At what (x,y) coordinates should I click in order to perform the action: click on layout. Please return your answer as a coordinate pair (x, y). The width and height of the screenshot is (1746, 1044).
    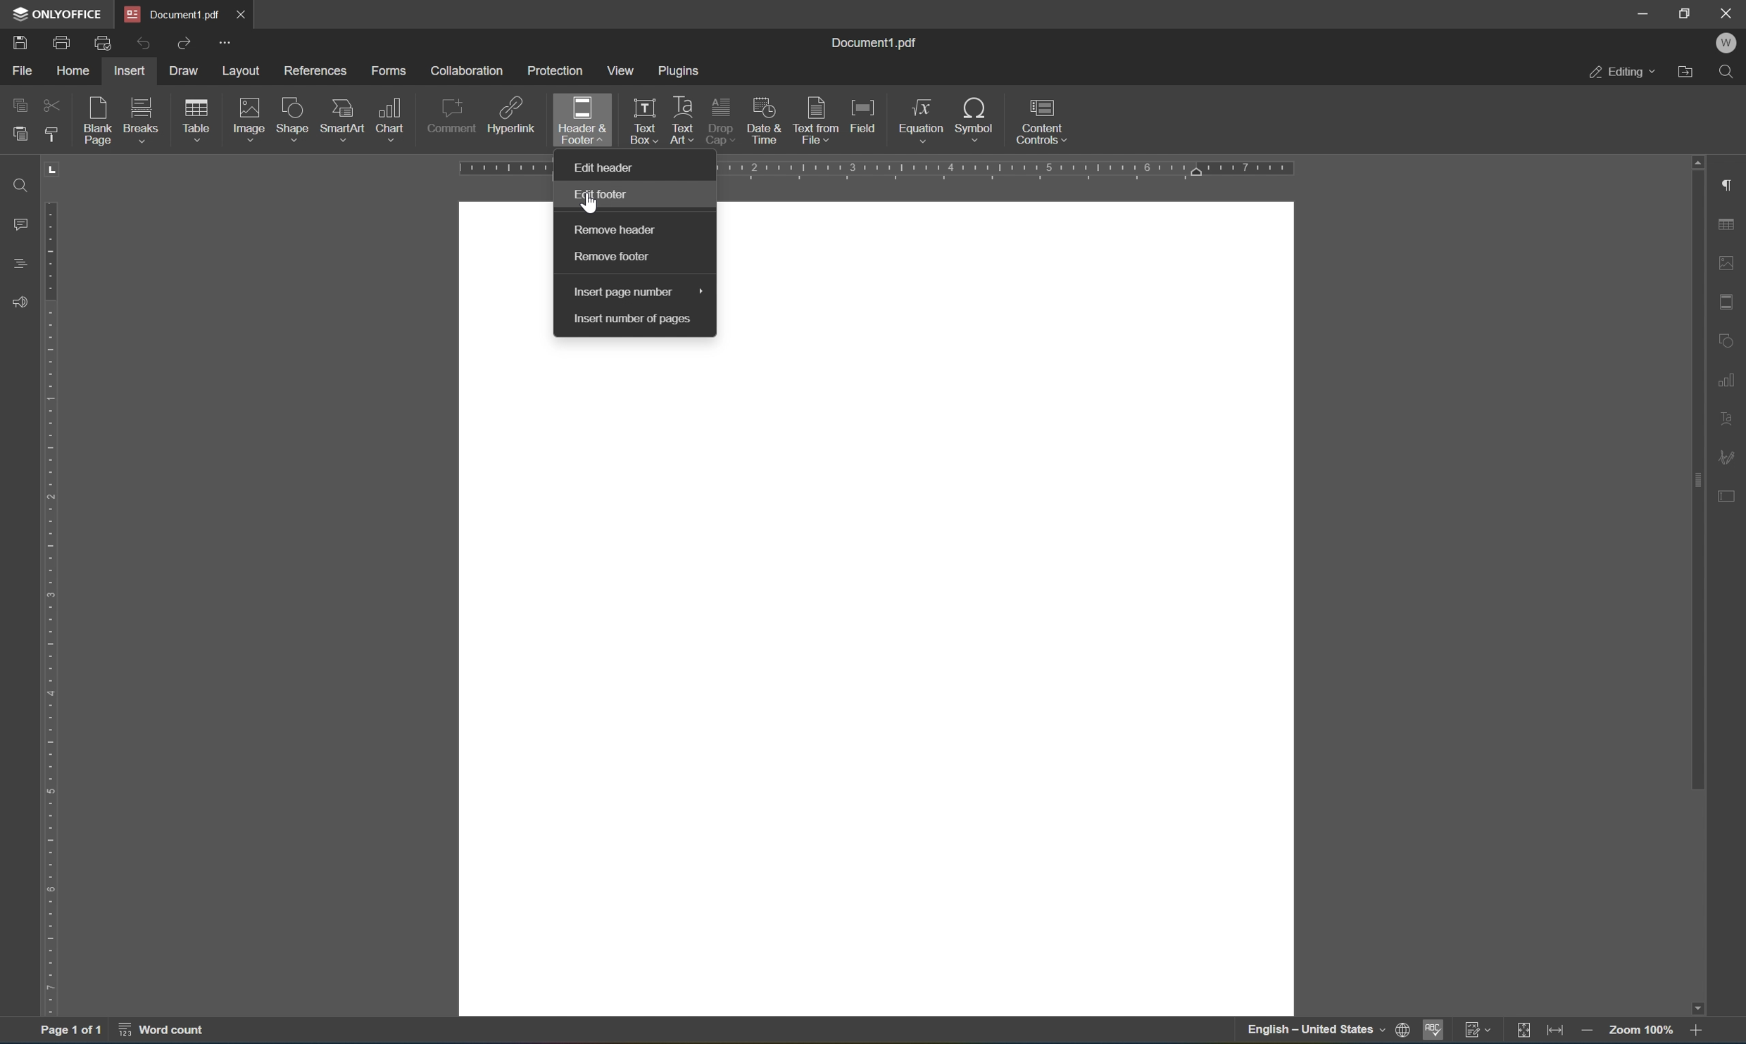
    Looking at the image, I should click on (244, 70).